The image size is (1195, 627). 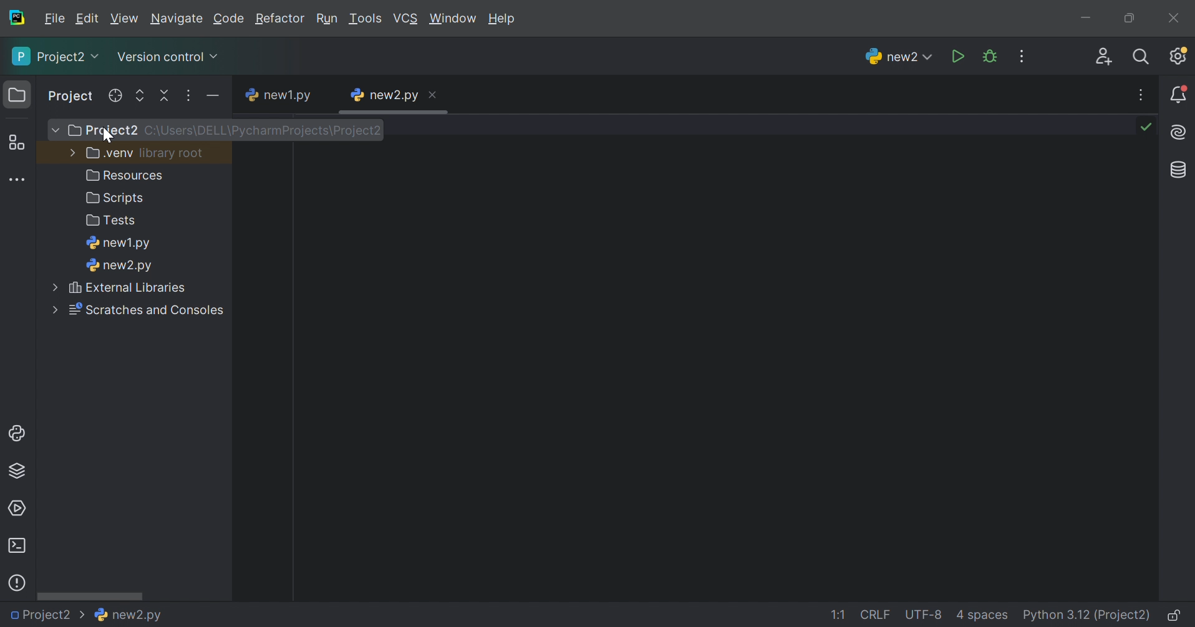 I want to click on Scripts, so click(x=116, y=200).